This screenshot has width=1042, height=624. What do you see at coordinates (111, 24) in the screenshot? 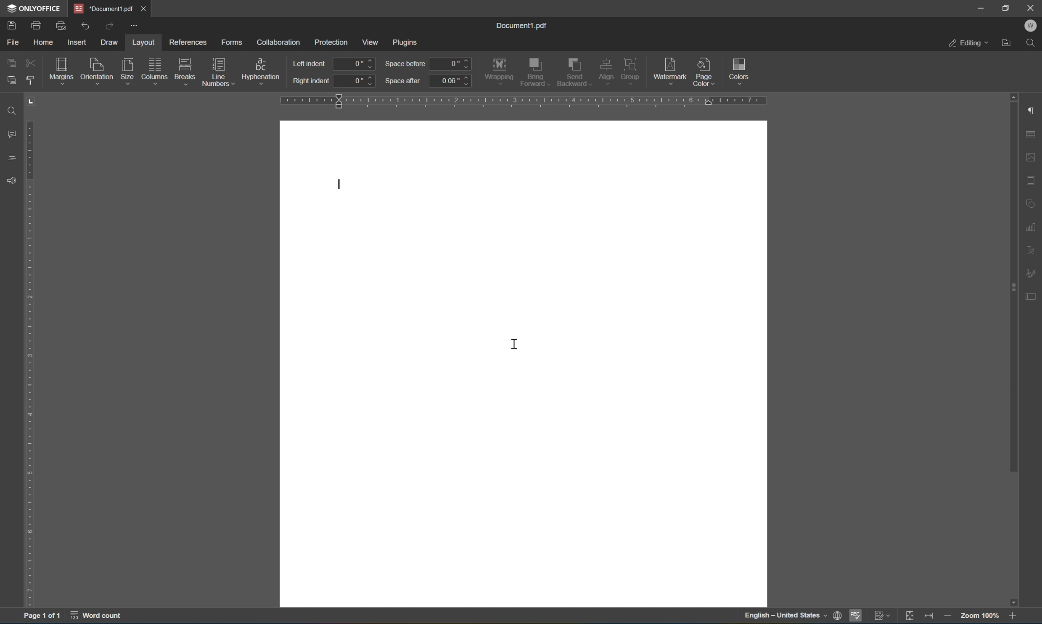
I see `redo` at bounding box center [111, 24].